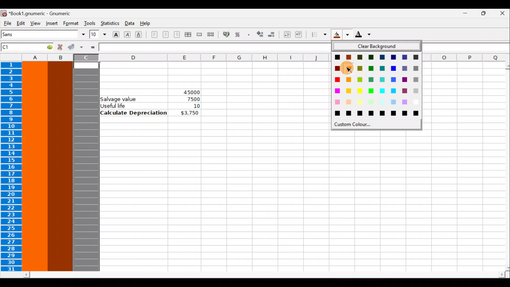 The width and height of the screenshot is (510, 287). What do you see at coordinates (249, 35) in the screenshot?
I see `Include thousands separator` at bounding box center [249, 35].